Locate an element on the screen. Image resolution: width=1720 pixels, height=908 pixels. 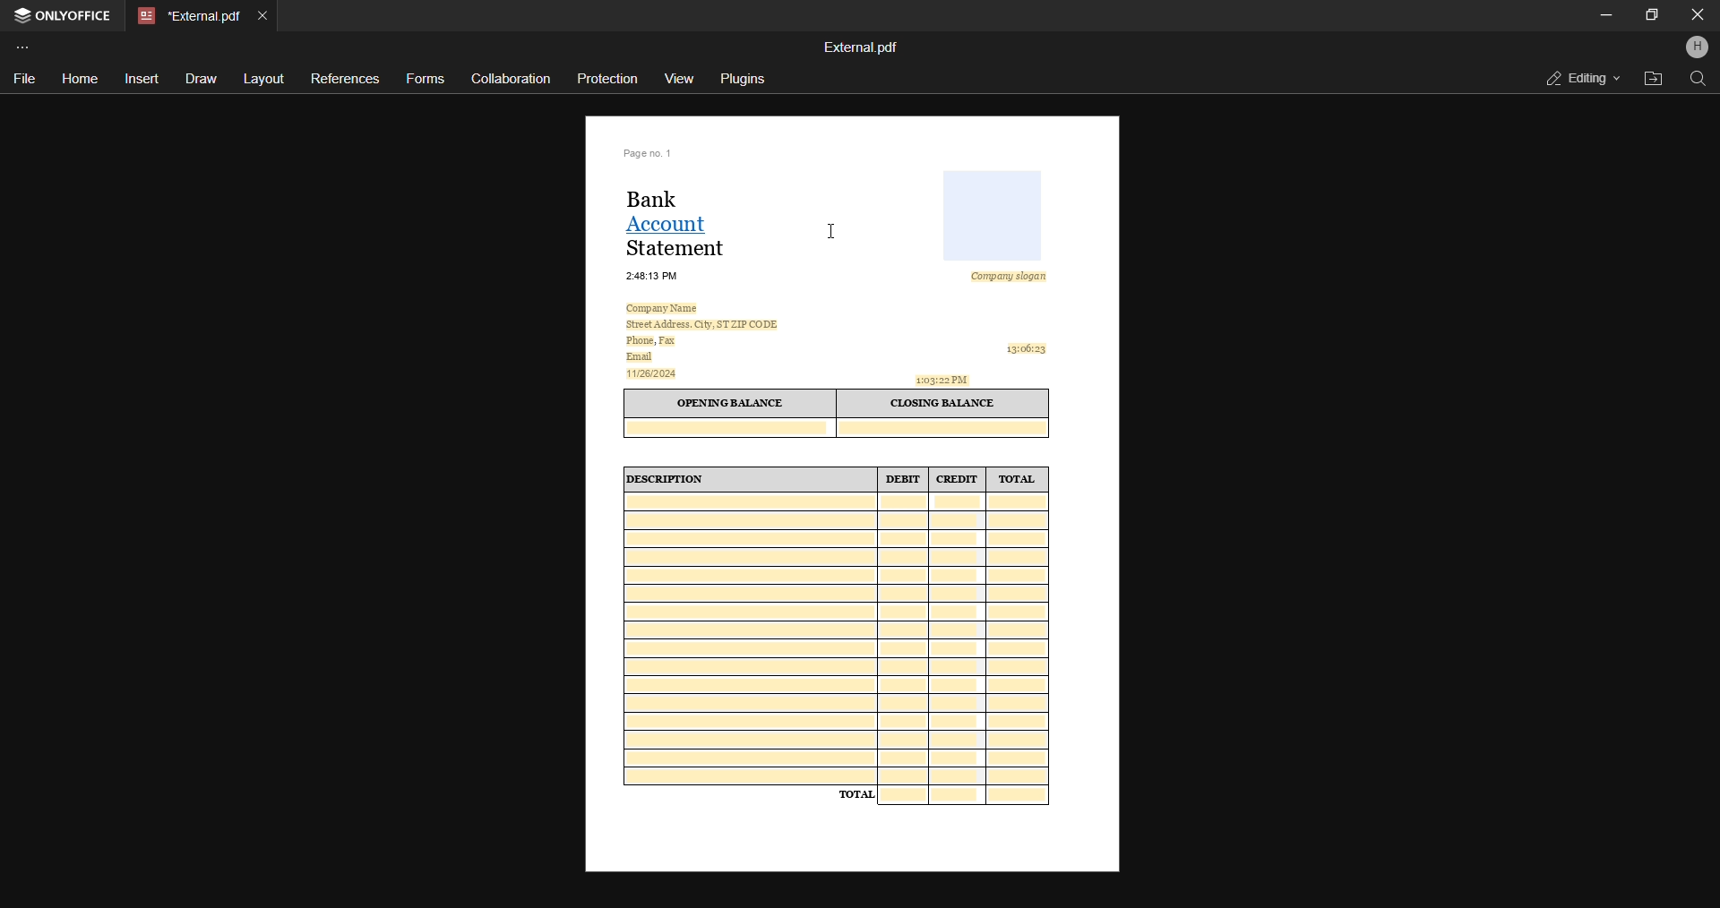
close is located at coordinates (1698, 15).